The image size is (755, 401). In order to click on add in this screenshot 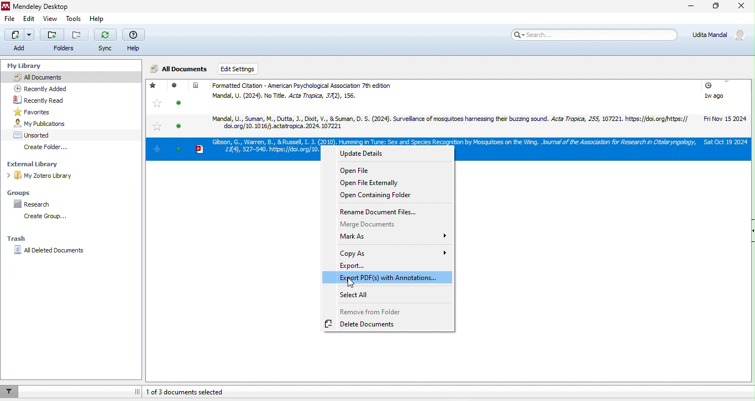, I will do `click(19, 41)`.